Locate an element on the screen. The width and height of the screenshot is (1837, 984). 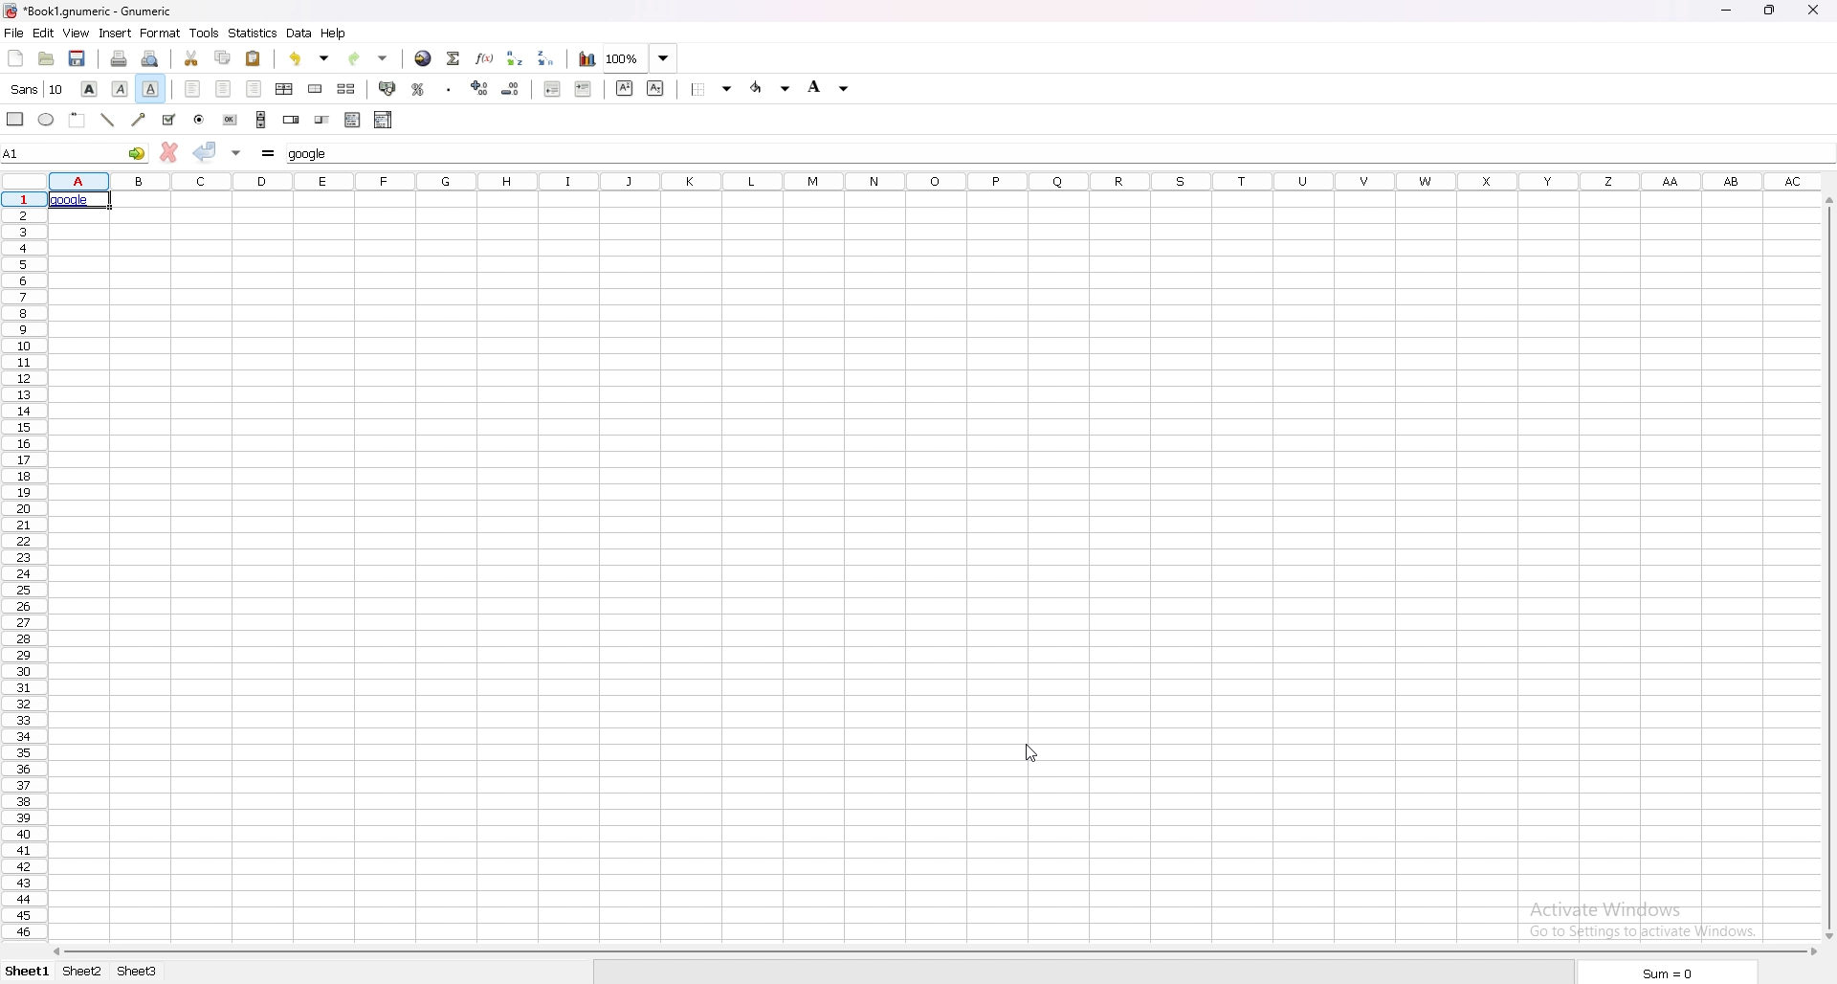
thousands separator is located at coordinates (451, 88).